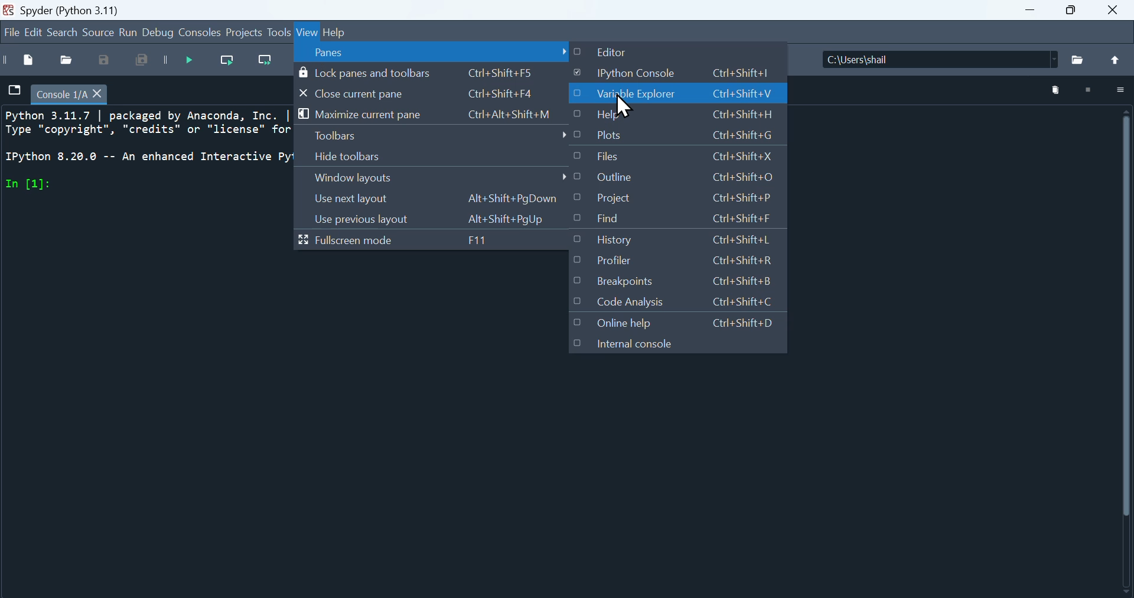  What do you see at coordinates (92, 8) in the screenshot?
I see `Spyder` at bounding box center [92, 8].